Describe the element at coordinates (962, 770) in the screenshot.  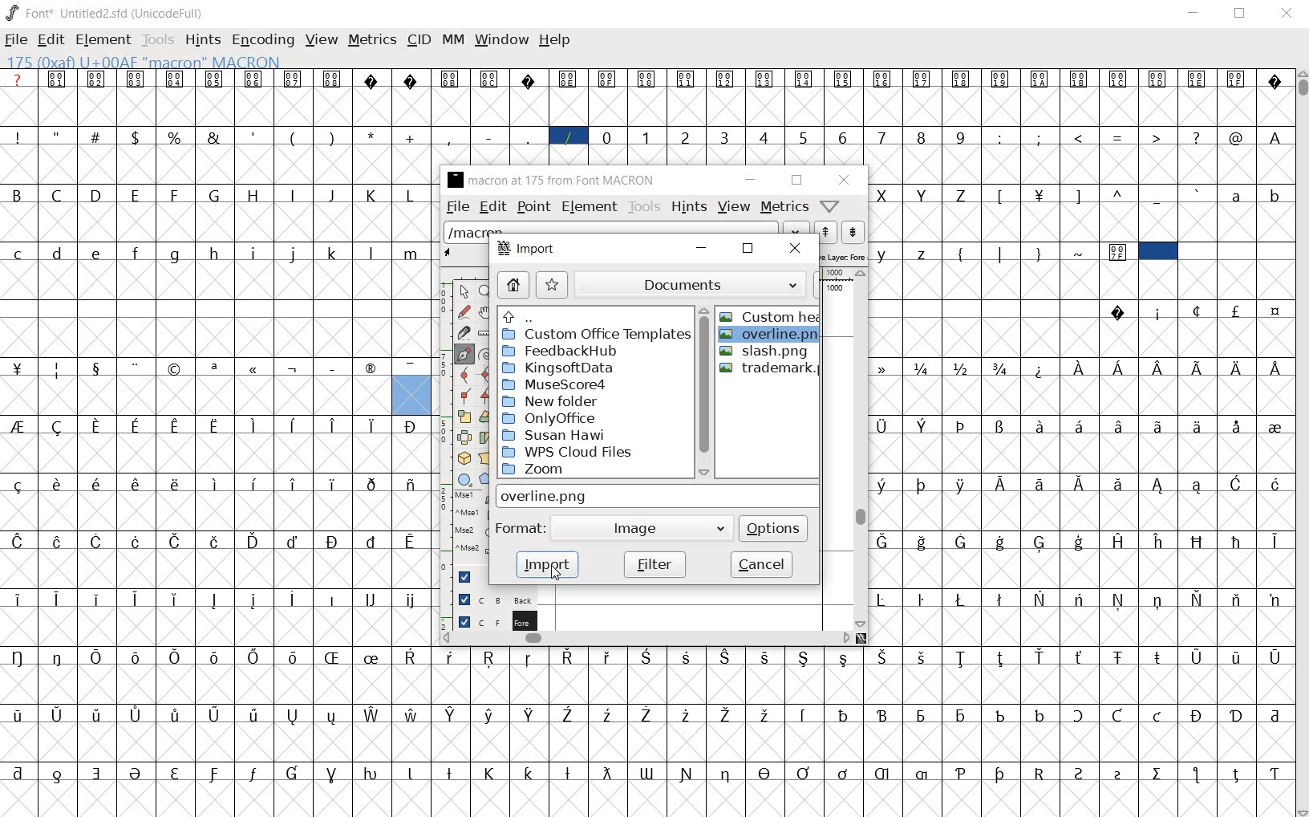
I see `Symbol` at that location.